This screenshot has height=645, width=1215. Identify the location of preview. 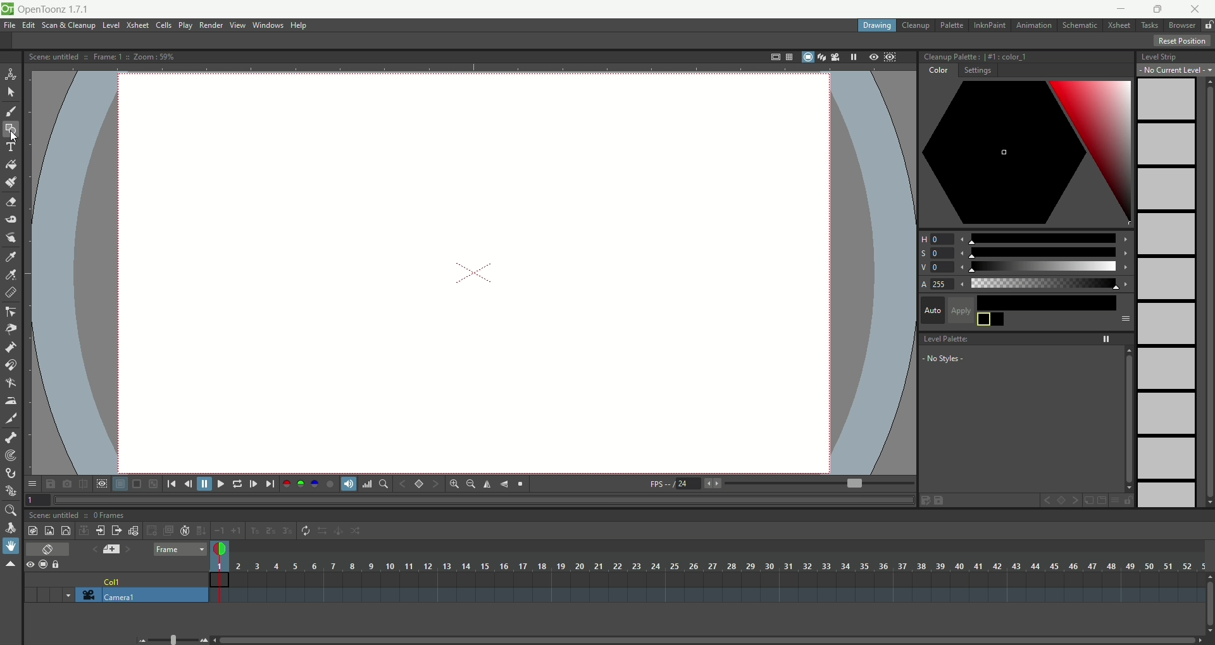
(871, 58).